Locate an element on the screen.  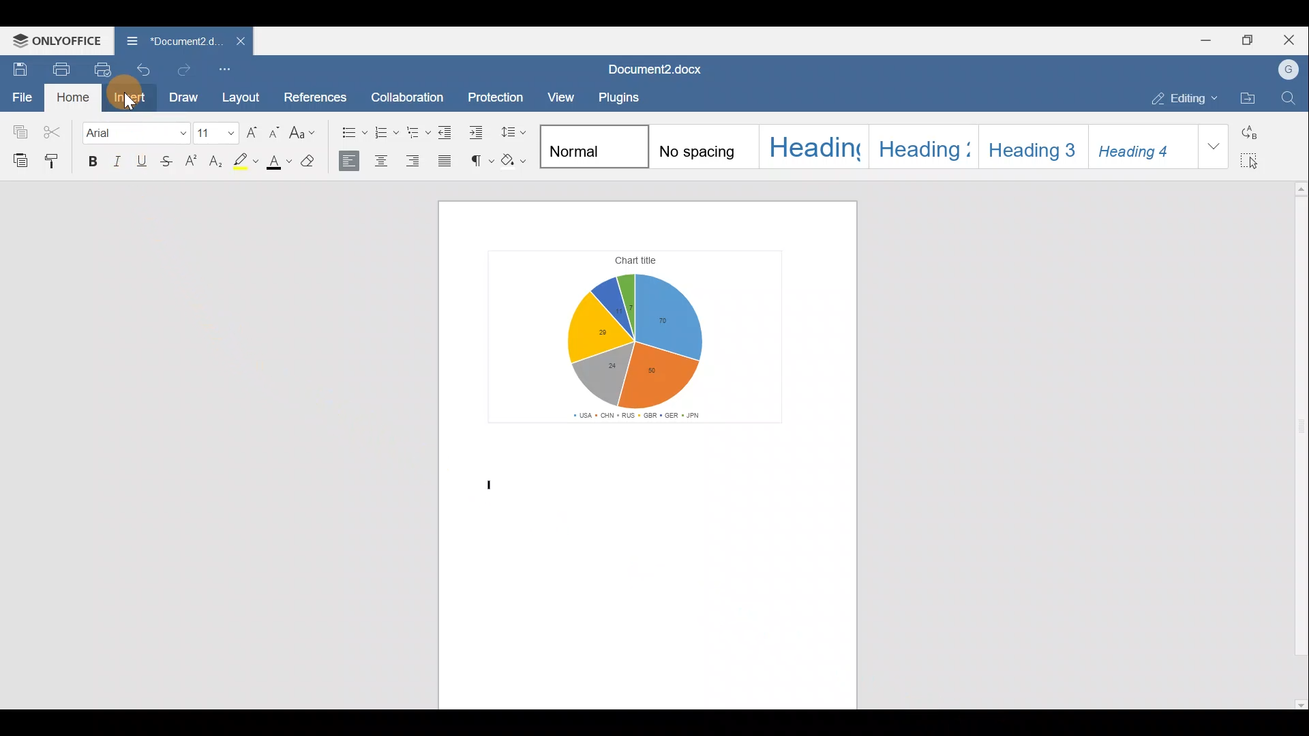
Nonprinting characters is located at coordinates (480, 162).